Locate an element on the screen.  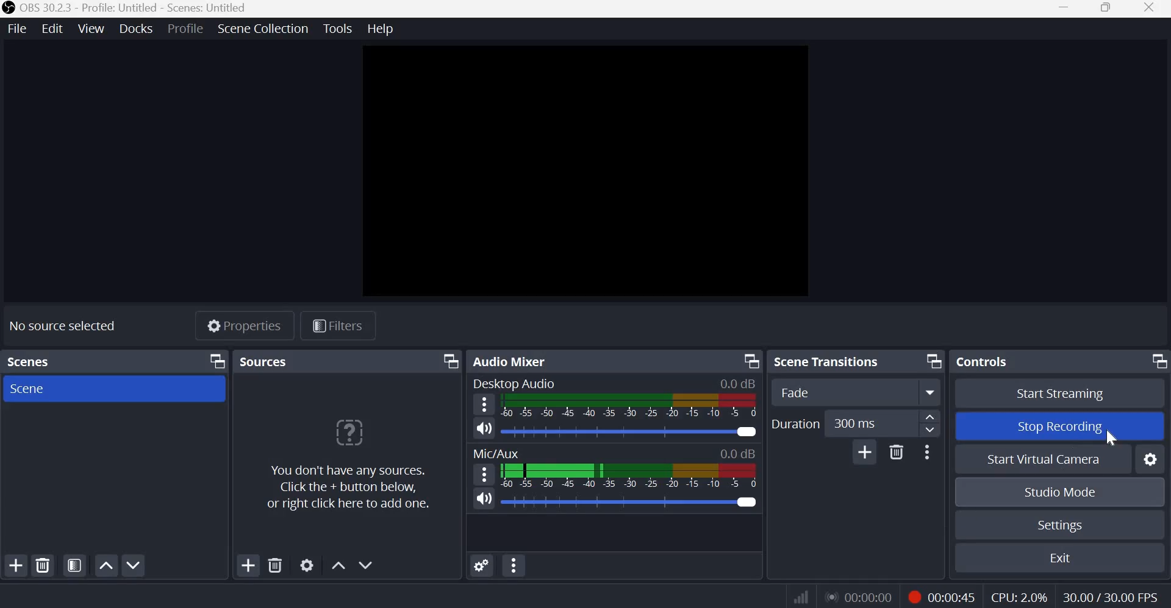
Scene collection is located at coordinates (263, 29).